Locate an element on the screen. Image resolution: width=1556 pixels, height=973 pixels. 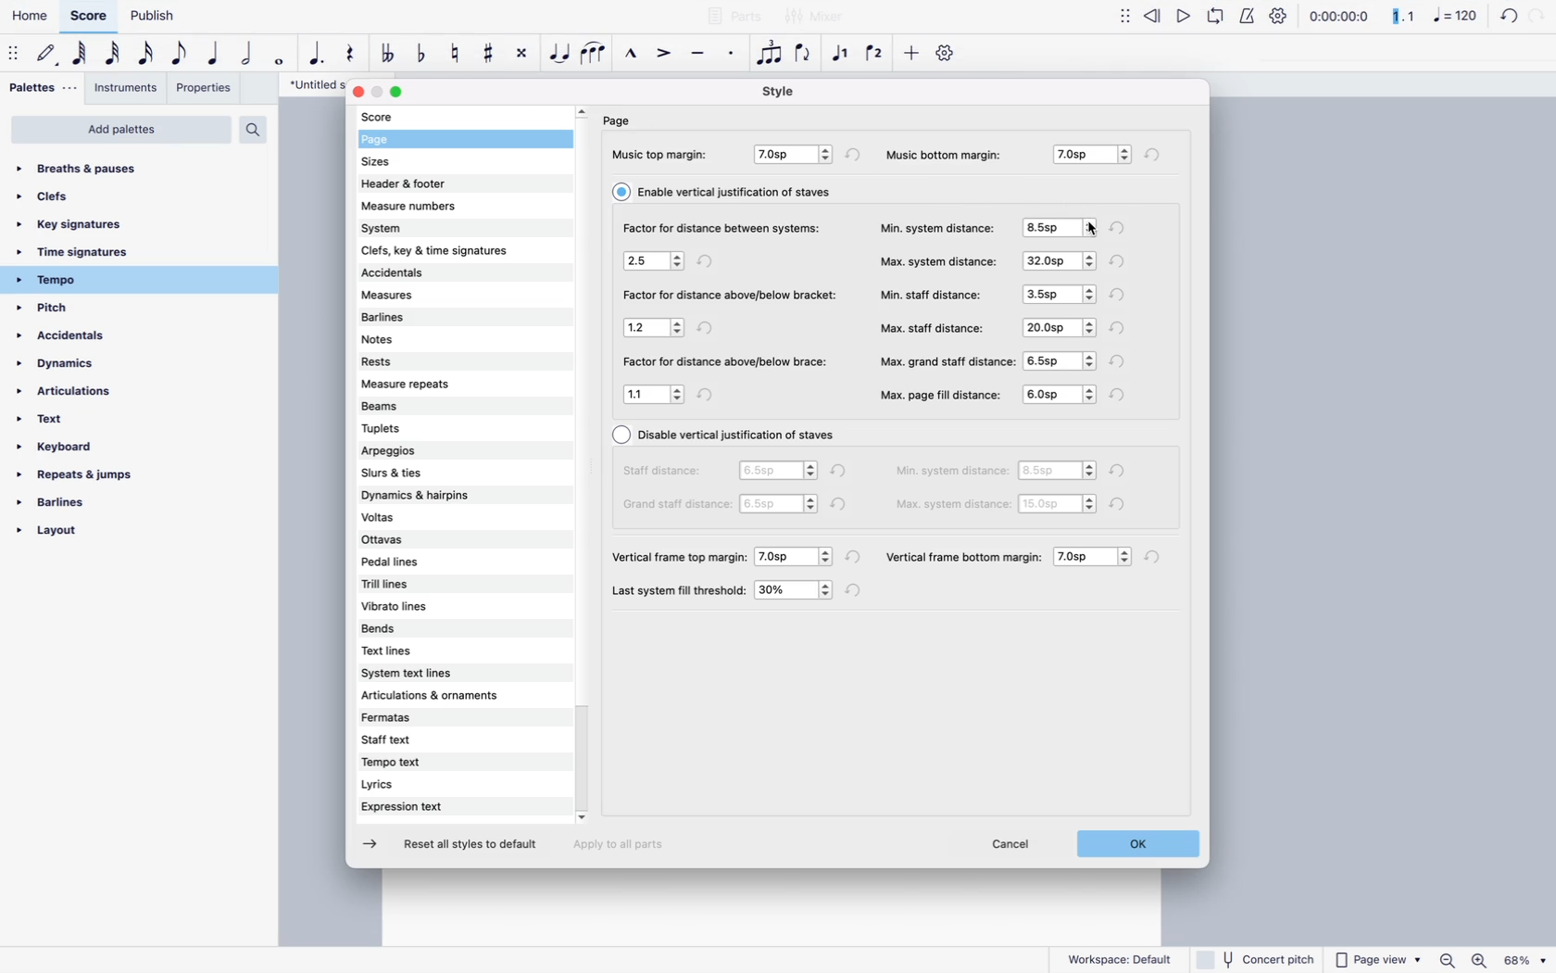
header & footer is located at coordinates (414, 183).